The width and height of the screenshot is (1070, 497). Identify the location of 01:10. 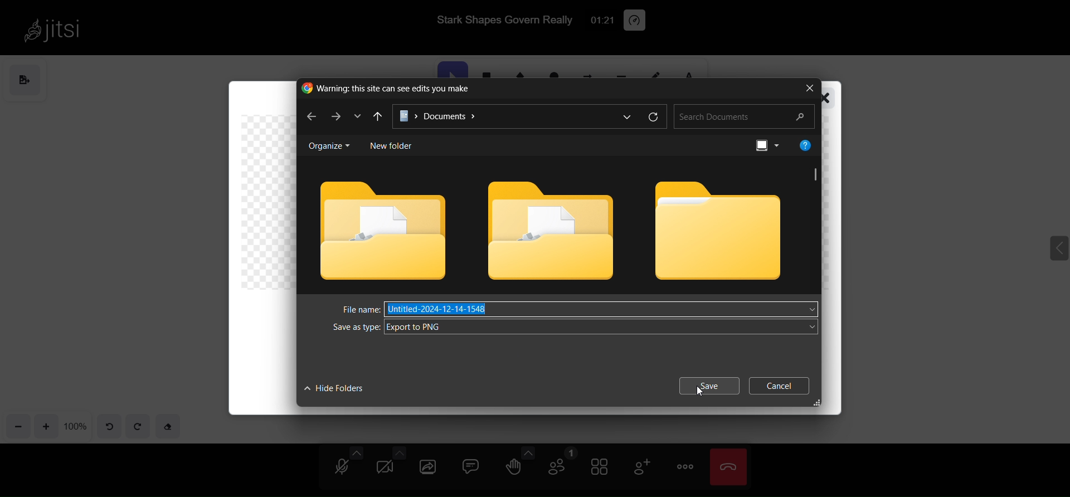
(601, 20).